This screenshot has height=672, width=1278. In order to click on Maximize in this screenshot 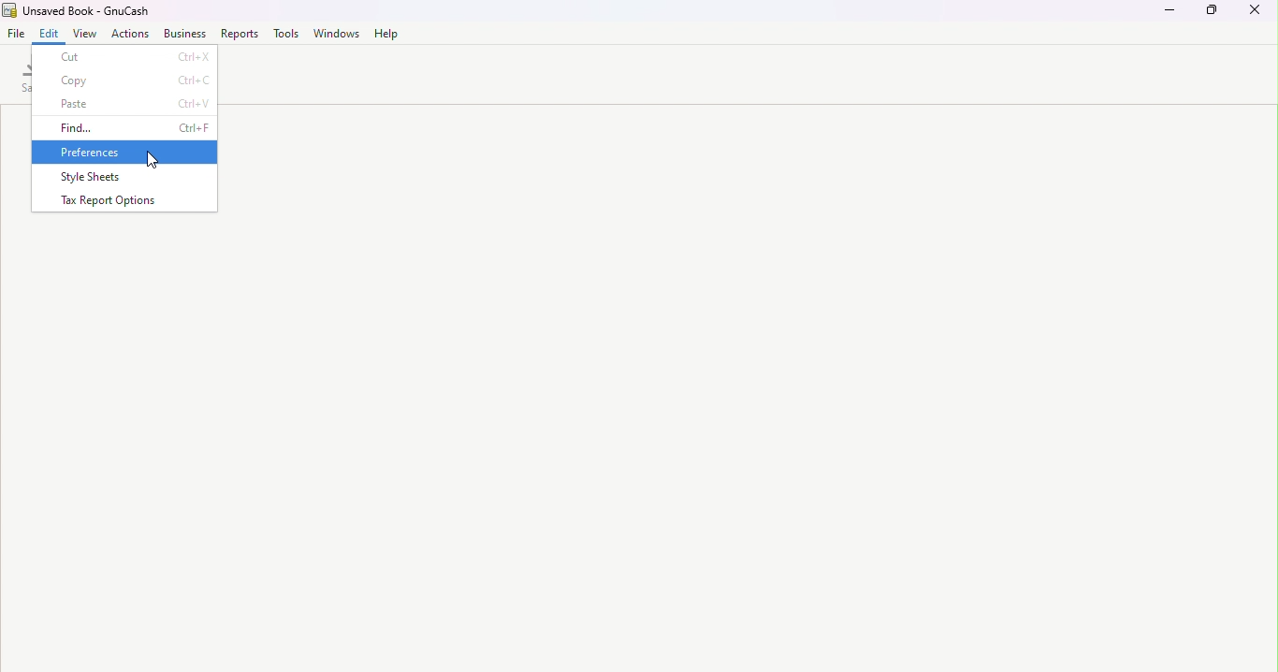, I will do `click(1212, 16)`.